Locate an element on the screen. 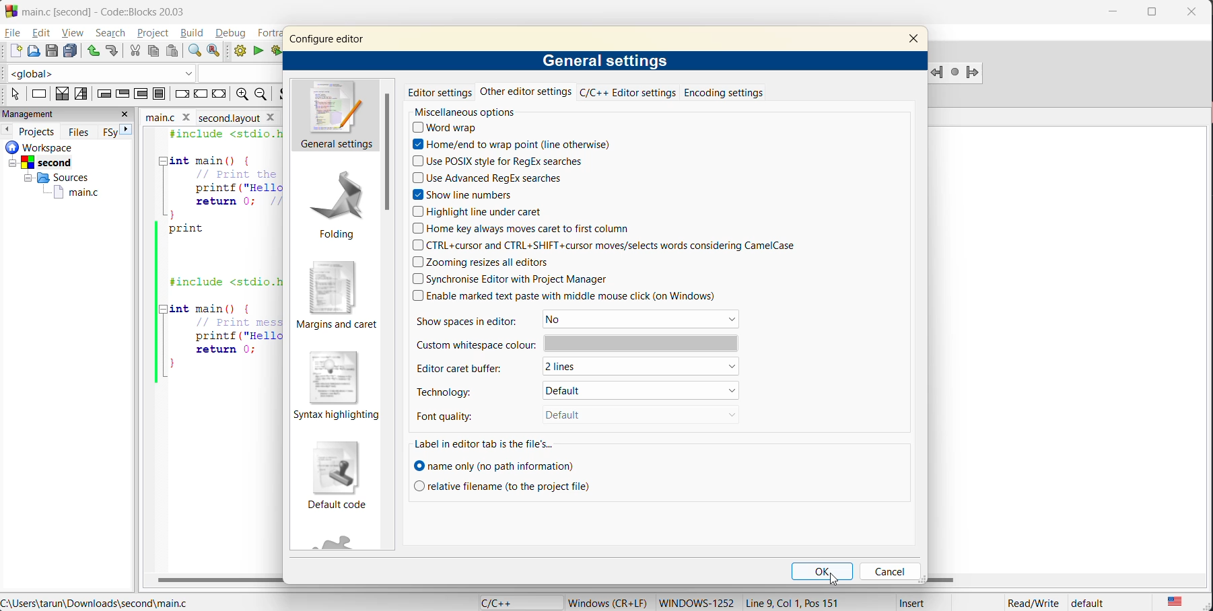  general settings is located at coordinates (334, 118).